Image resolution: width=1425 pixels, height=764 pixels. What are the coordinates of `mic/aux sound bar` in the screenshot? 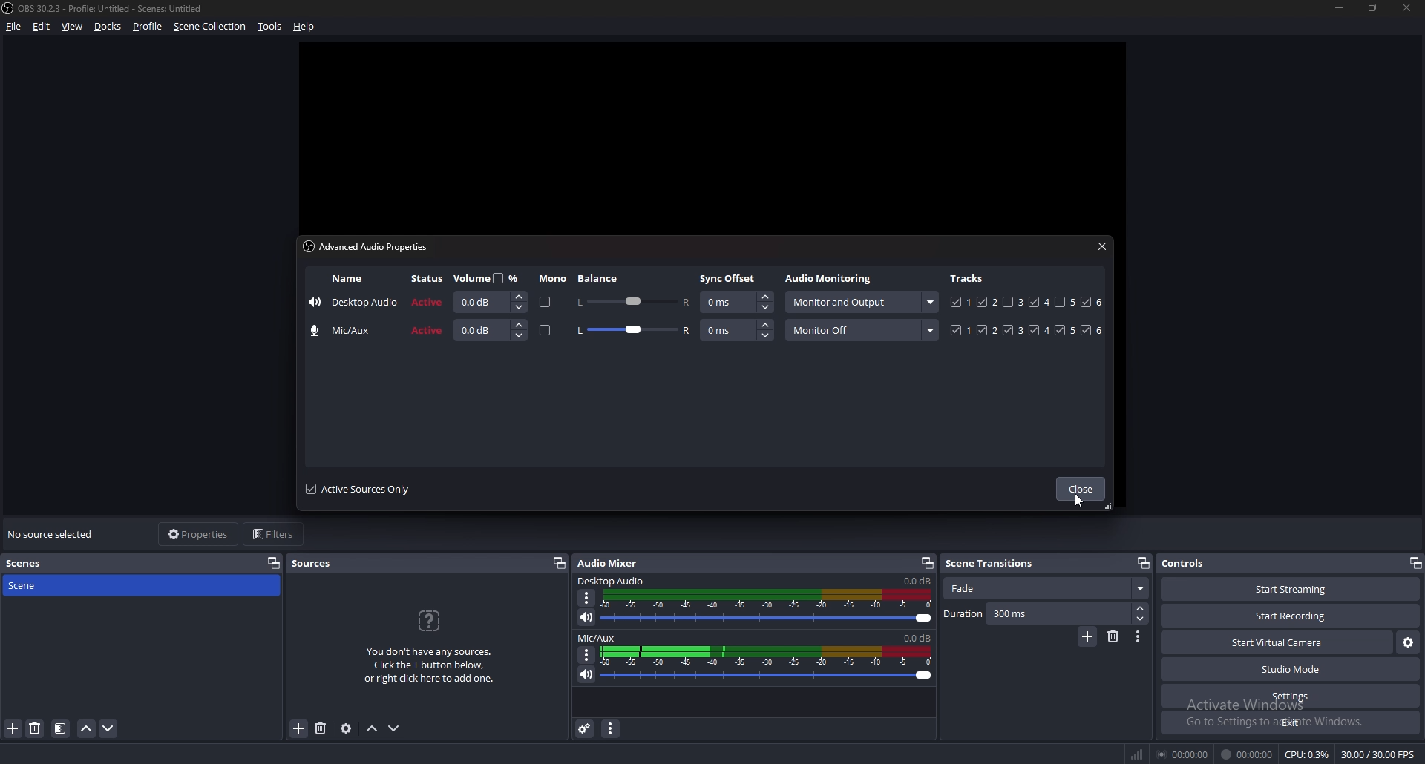 It's located at (767, 662).